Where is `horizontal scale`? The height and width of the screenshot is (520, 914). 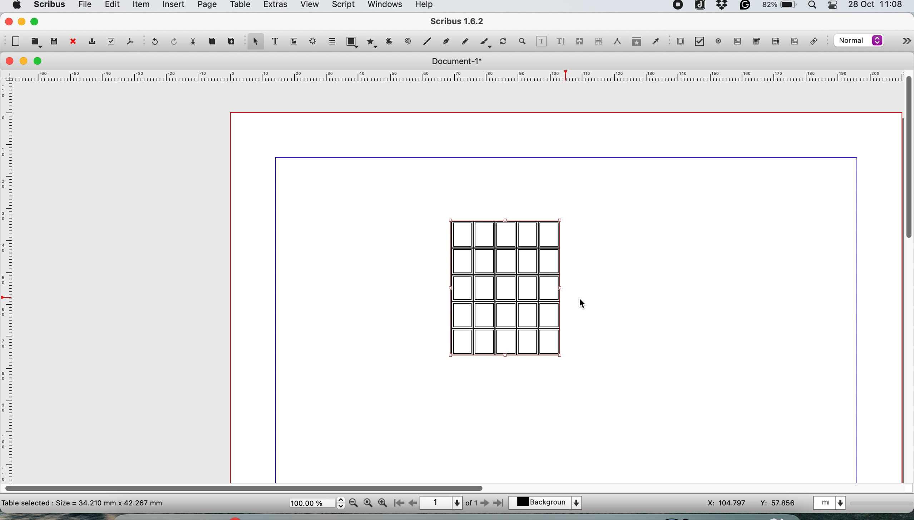
horizontal scale is located at coordinates (458, 77).